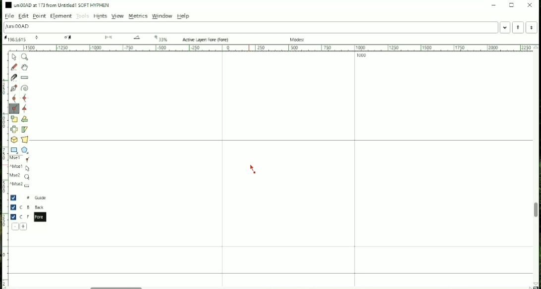 This screenshot has height=289, width=541. Describe the element at coordinates (271, 48) in the screenshot. I see `Horizontal scale` at that location.